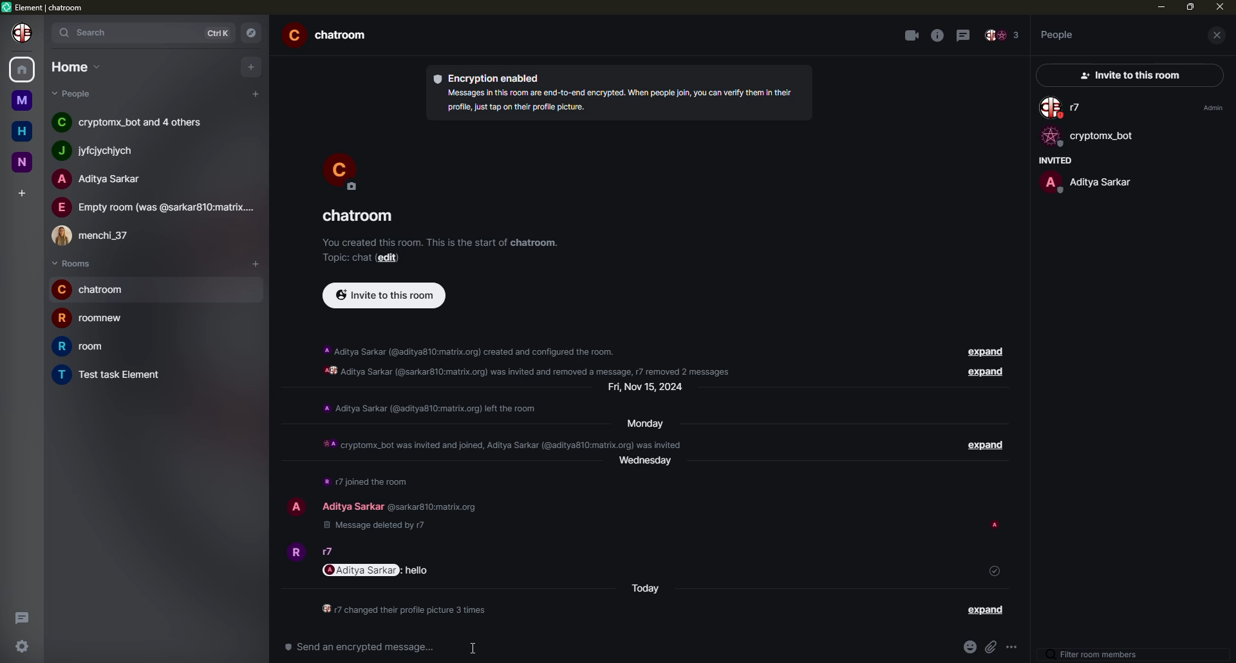 This screenshot has width=1236, height=663. Describe the element at coordinates (1125, 76) in the screenshot. I see `invite` at that location.